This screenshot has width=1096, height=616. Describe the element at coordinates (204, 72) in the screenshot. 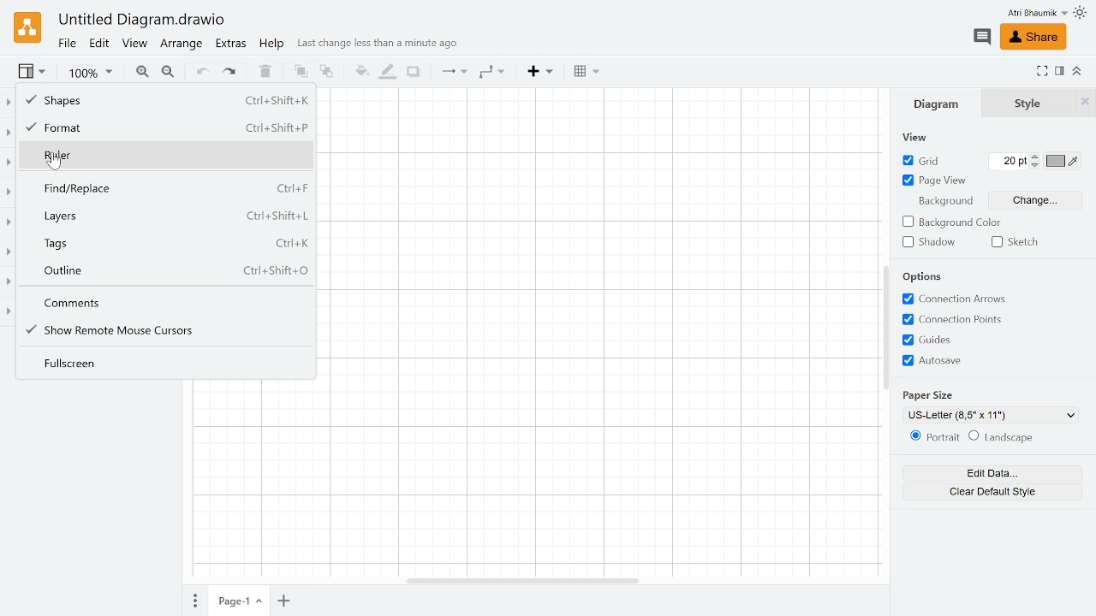

I see `Undo` at that location.